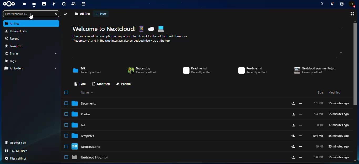  What do you see at coordinates (83, 14) in the screenshot?
I see `all files` at bounding box center [83, 14].